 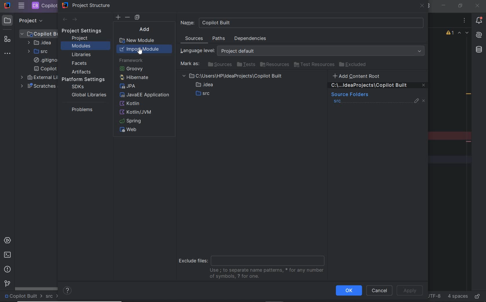 What do you see at coordinates (80, 64) in the screenshot?
I see `facets` at bounding box center [80, 64].